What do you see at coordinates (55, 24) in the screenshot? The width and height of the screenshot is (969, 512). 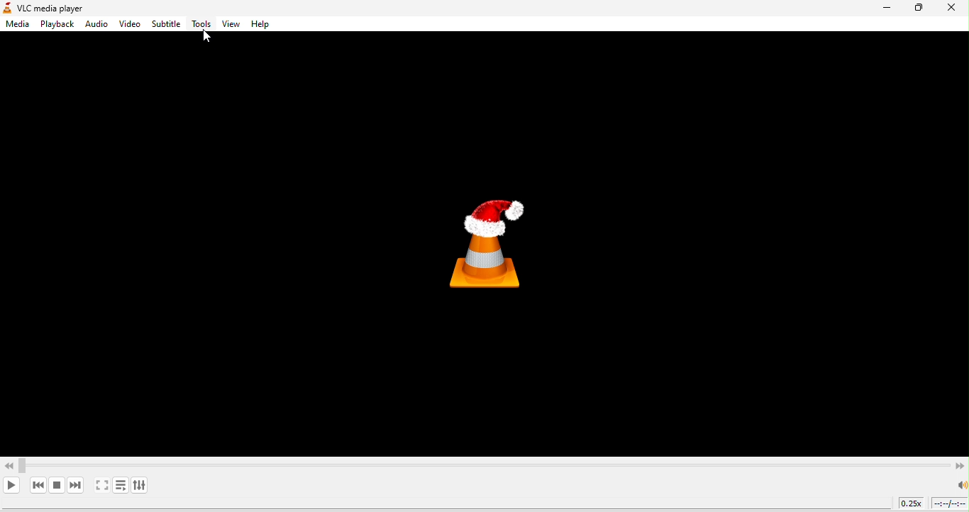 I see `playback` at bounding box center [55, 24].